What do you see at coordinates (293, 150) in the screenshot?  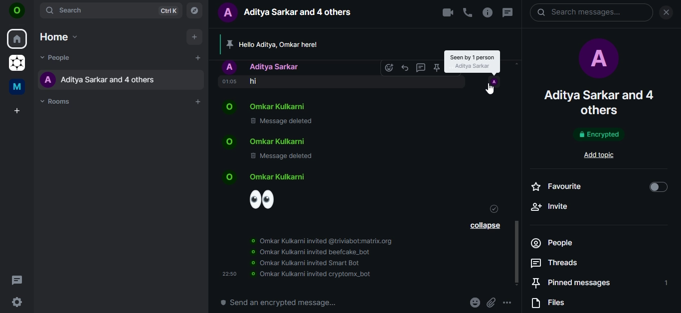 I see ` chat messages` at bounding box center [293, 150].